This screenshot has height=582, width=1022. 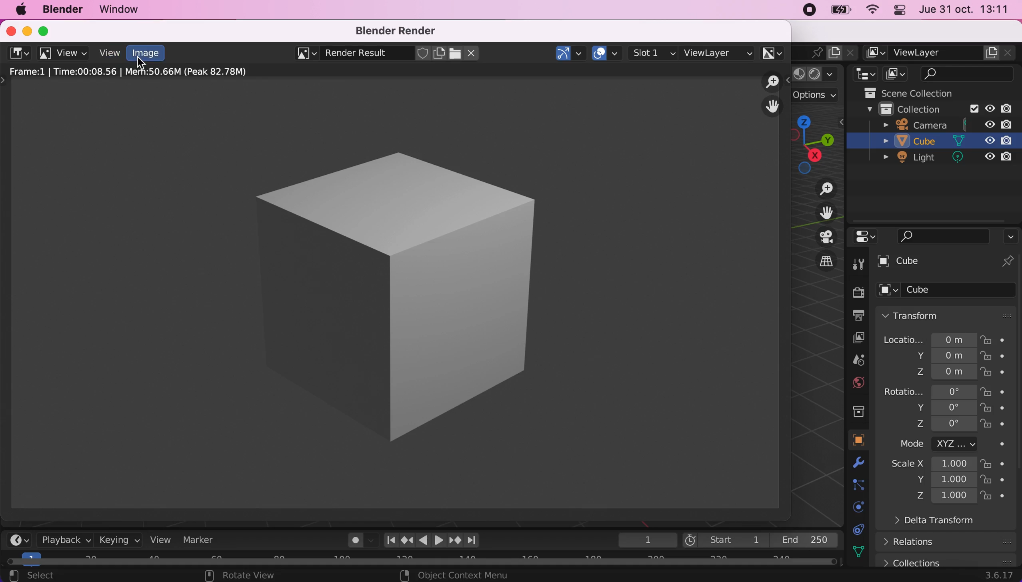 What do you see at coordinates (426, 560) in the screenshot?
I see `horizontal scroll bar` at bounding box center [426, 560].